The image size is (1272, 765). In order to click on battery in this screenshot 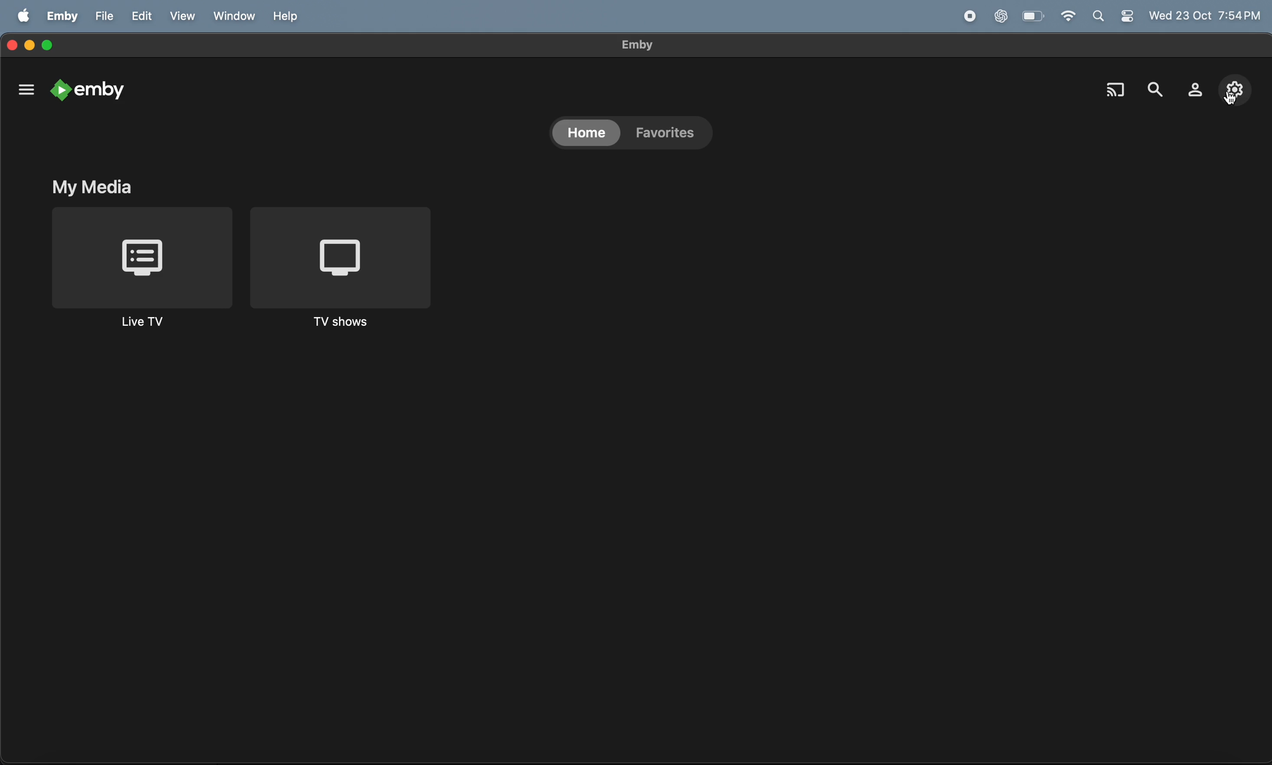, I will do `click(1032, 16)`.